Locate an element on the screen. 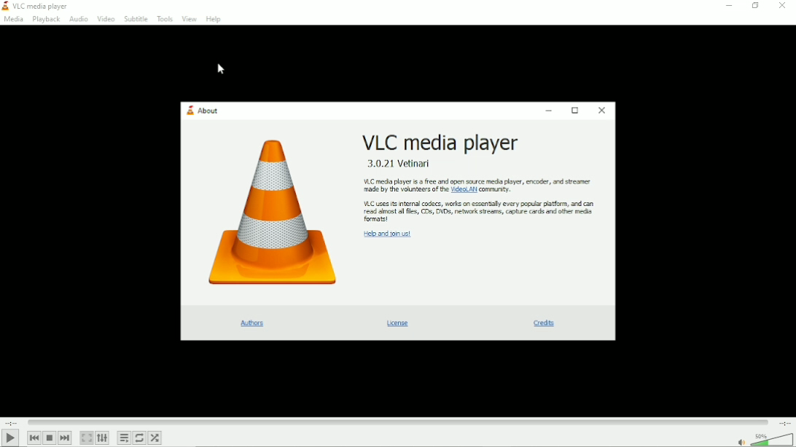 The height and width of the screenshot is (447, 796). Show extended settings is located at coordinates (102, 438).